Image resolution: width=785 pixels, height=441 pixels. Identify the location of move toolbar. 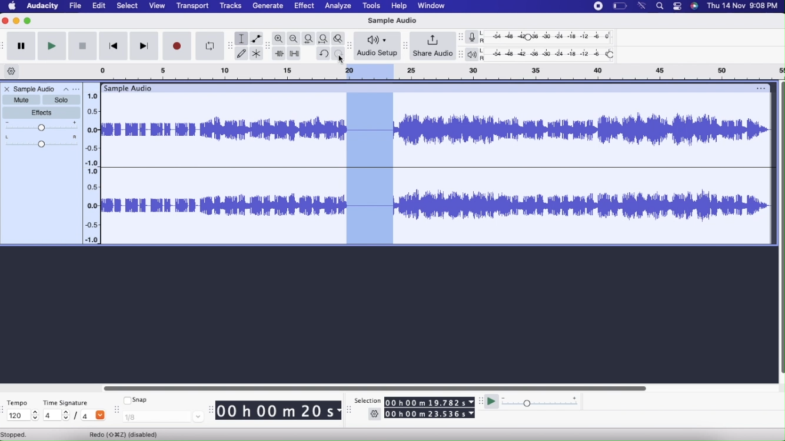
(267, 46).